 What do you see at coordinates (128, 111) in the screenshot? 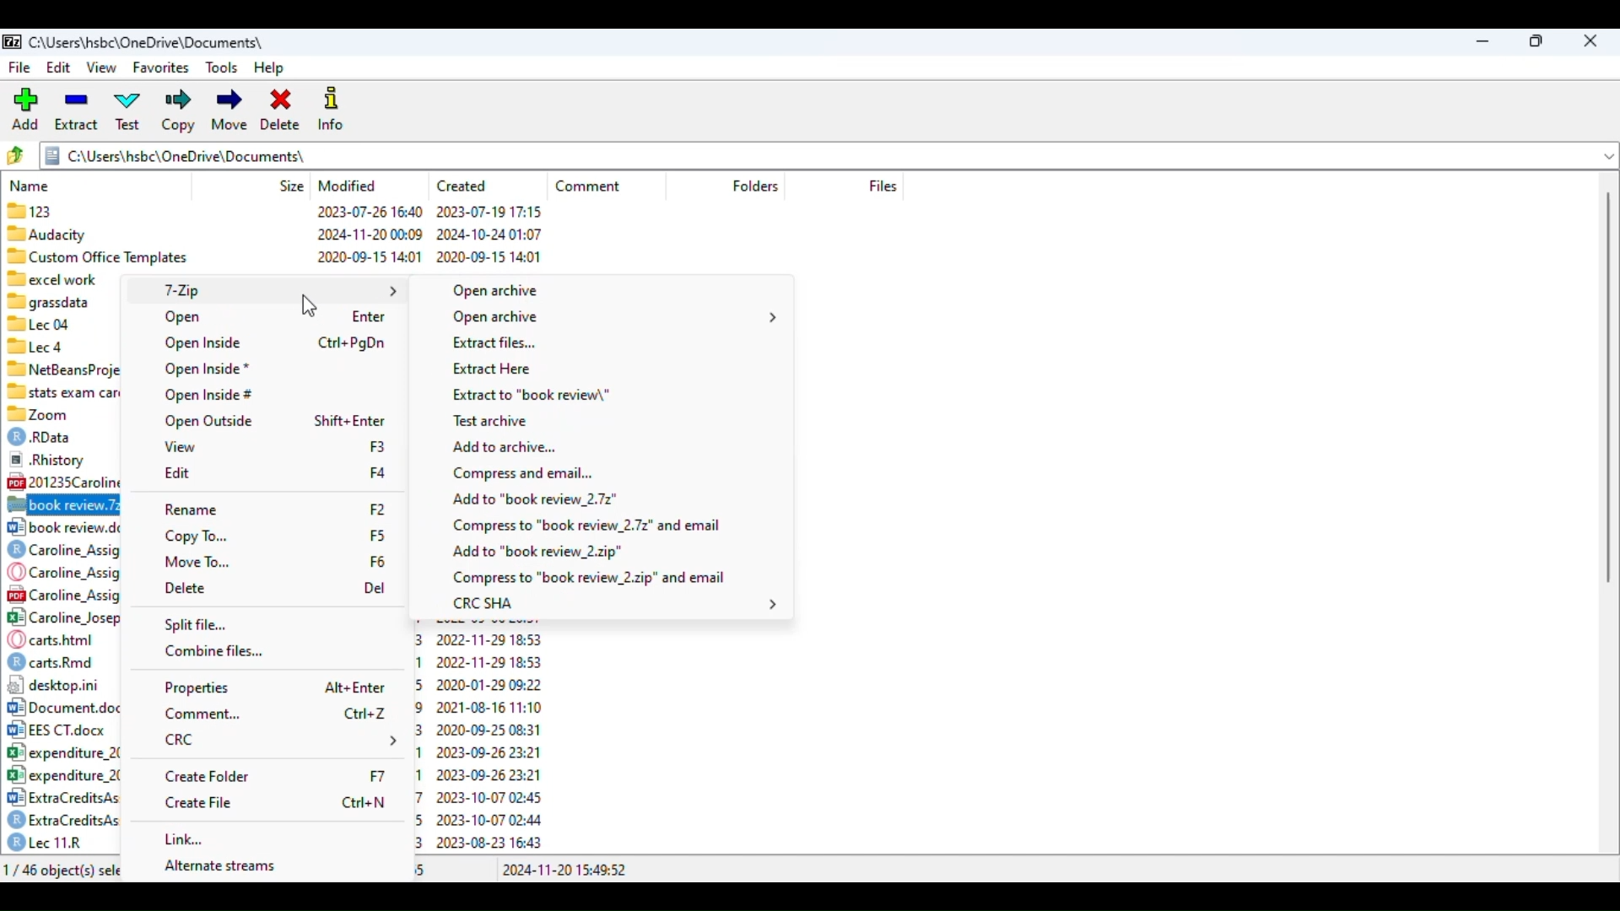
I see `test` at bounding box center [128, 111].